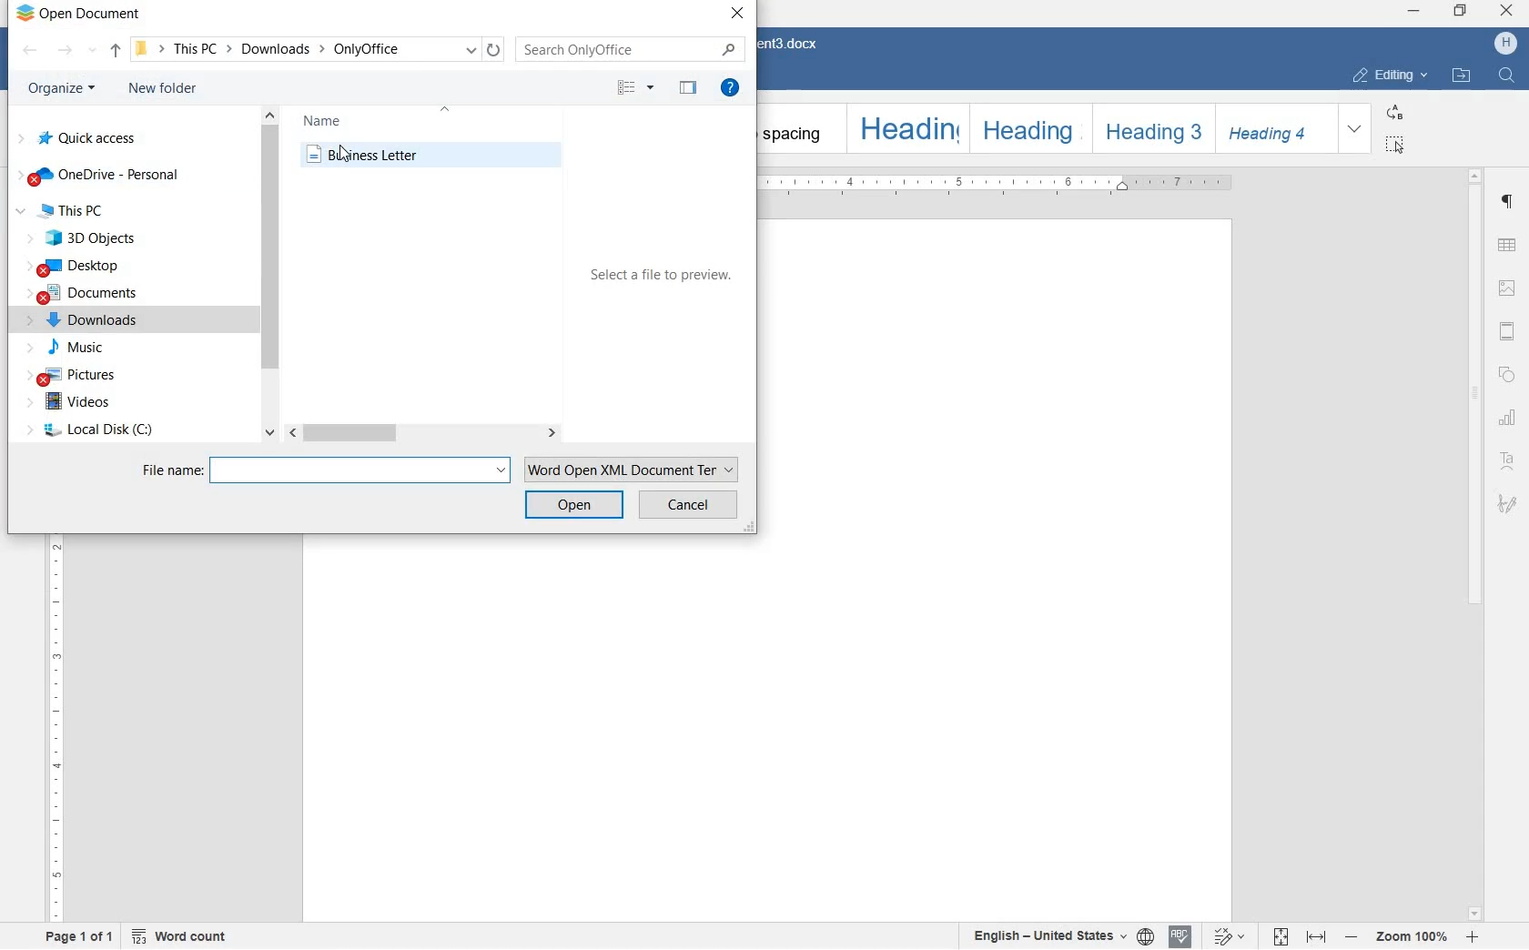  I want to click on OneDrive Personal, so click(98, 177).